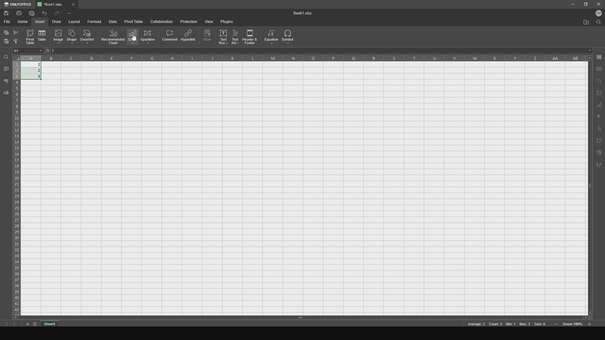  I want to click on insert, so click(39, 22).